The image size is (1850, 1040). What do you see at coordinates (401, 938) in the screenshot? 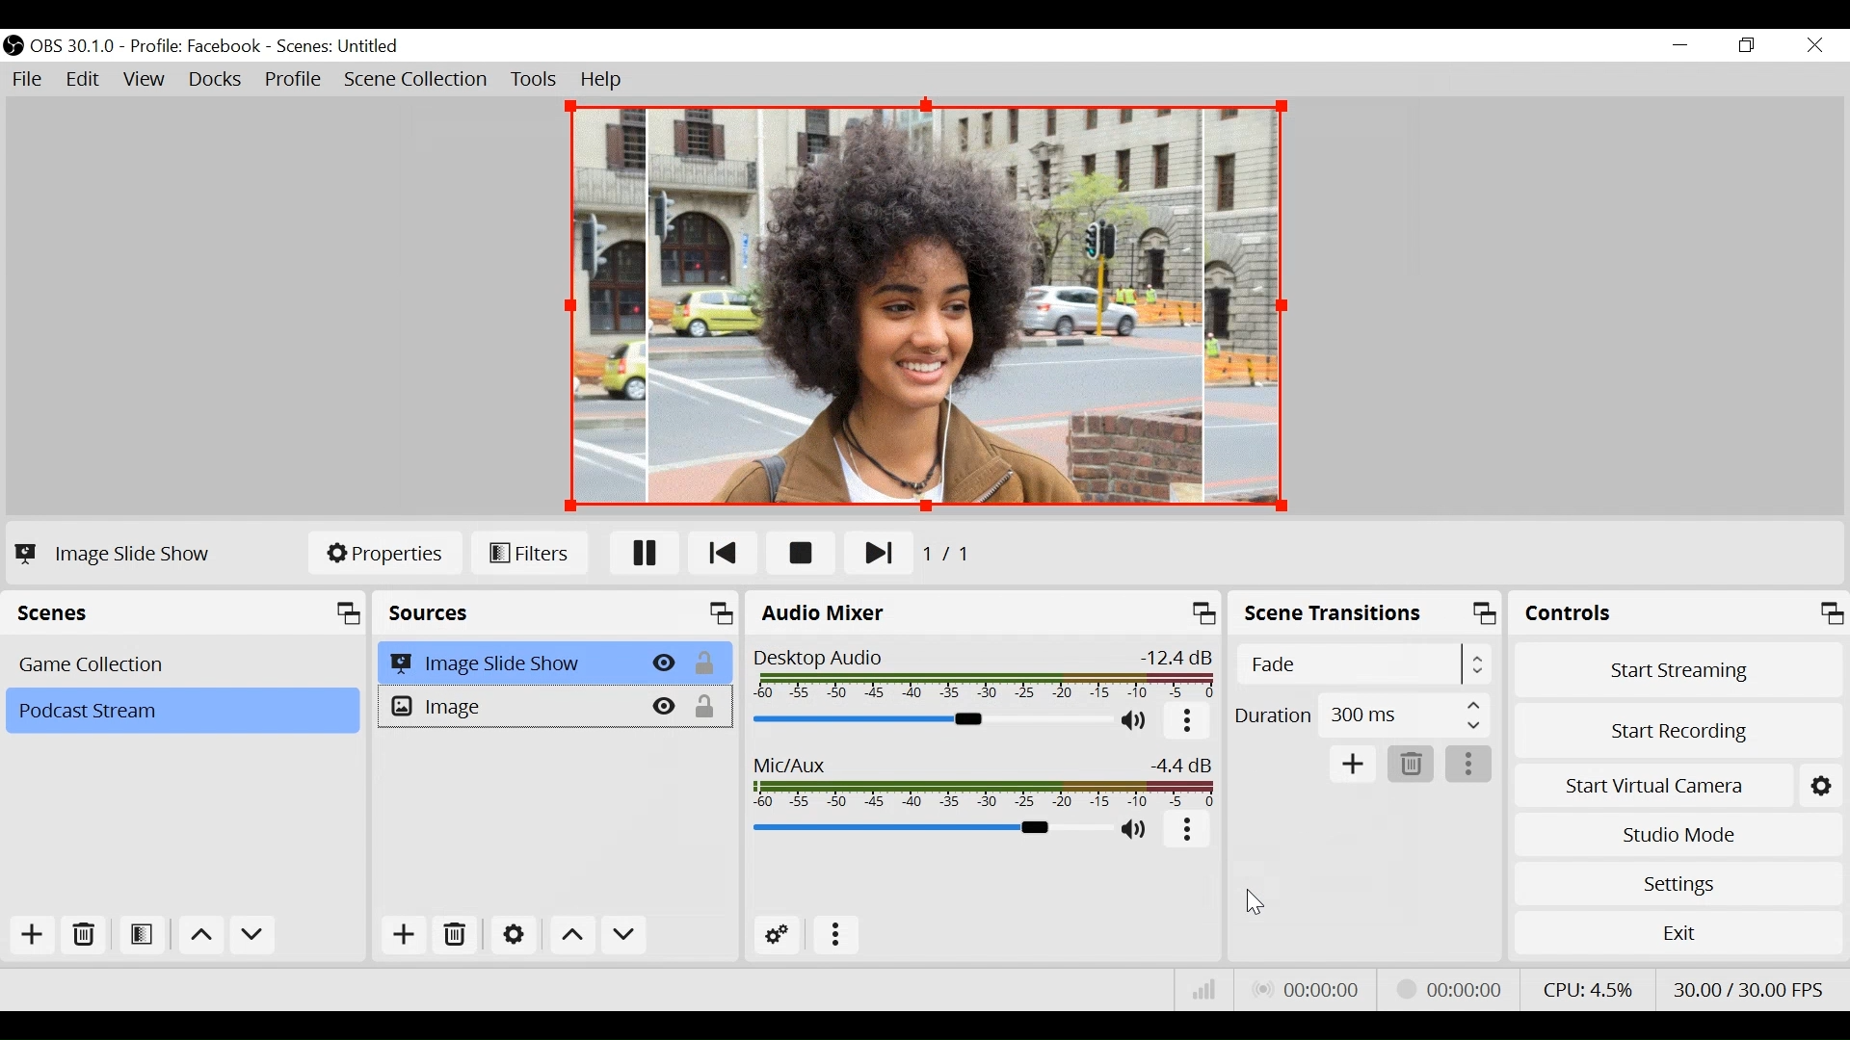
I see `Add` at bounding box center [401, 938].